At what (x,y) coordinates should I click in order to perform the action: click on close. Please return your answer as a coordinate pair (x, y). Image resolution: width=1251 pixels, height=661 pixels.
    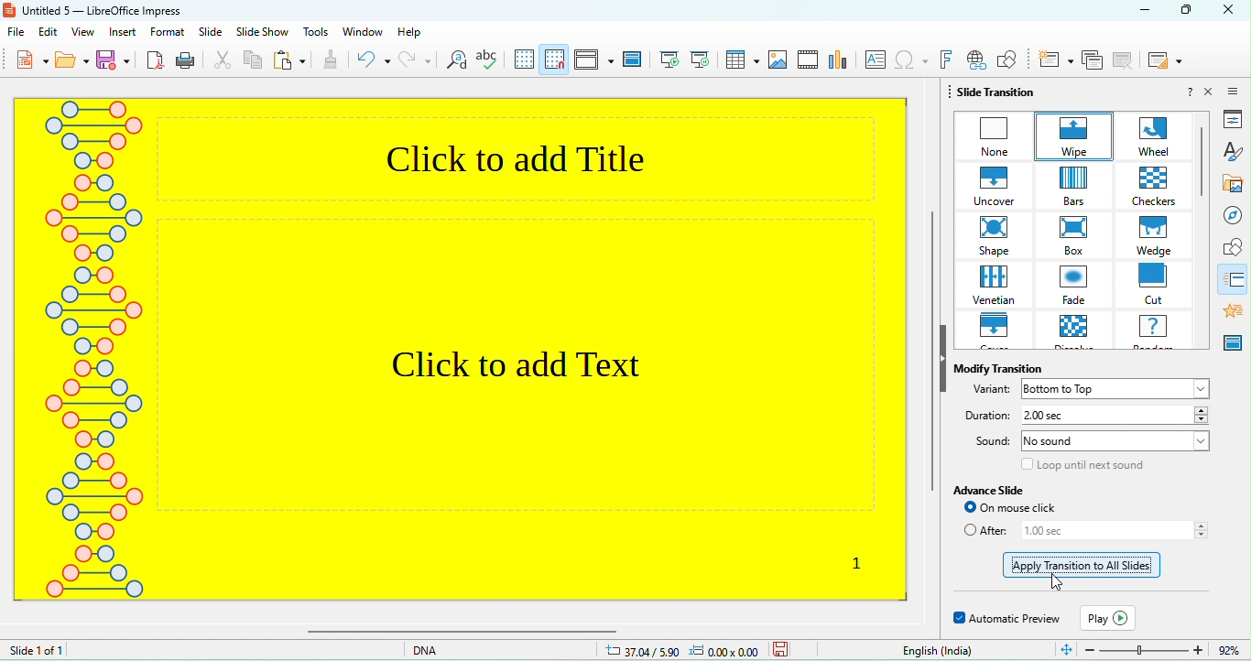
    Looking at the image, I should click on (1236, 9).